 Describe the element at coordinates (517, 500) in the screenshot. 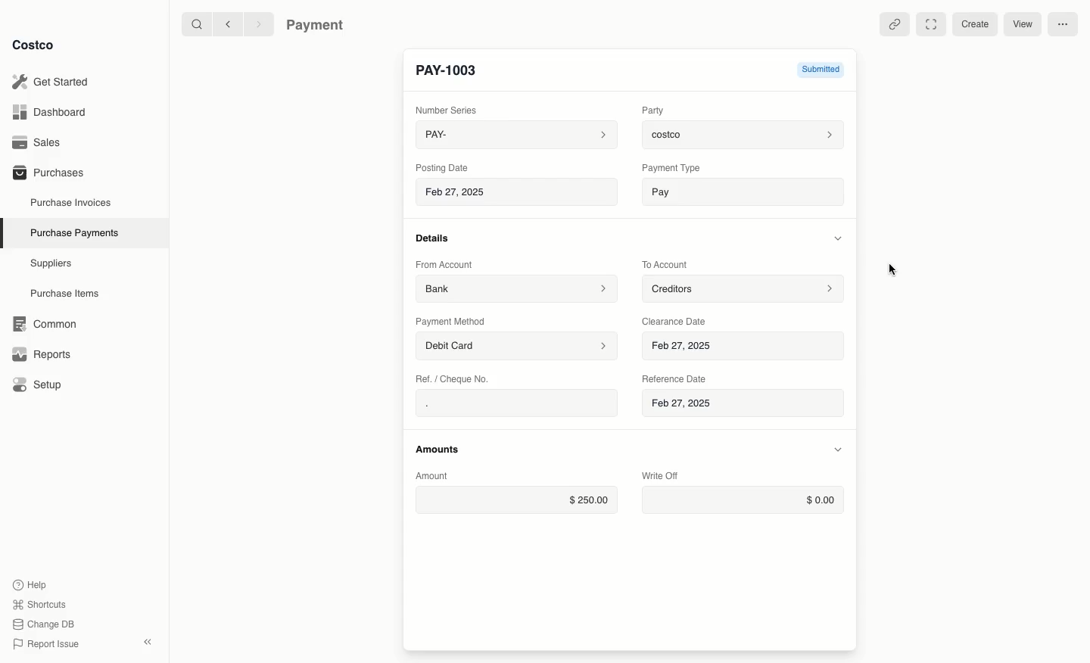

I see `$250.00` at that location.